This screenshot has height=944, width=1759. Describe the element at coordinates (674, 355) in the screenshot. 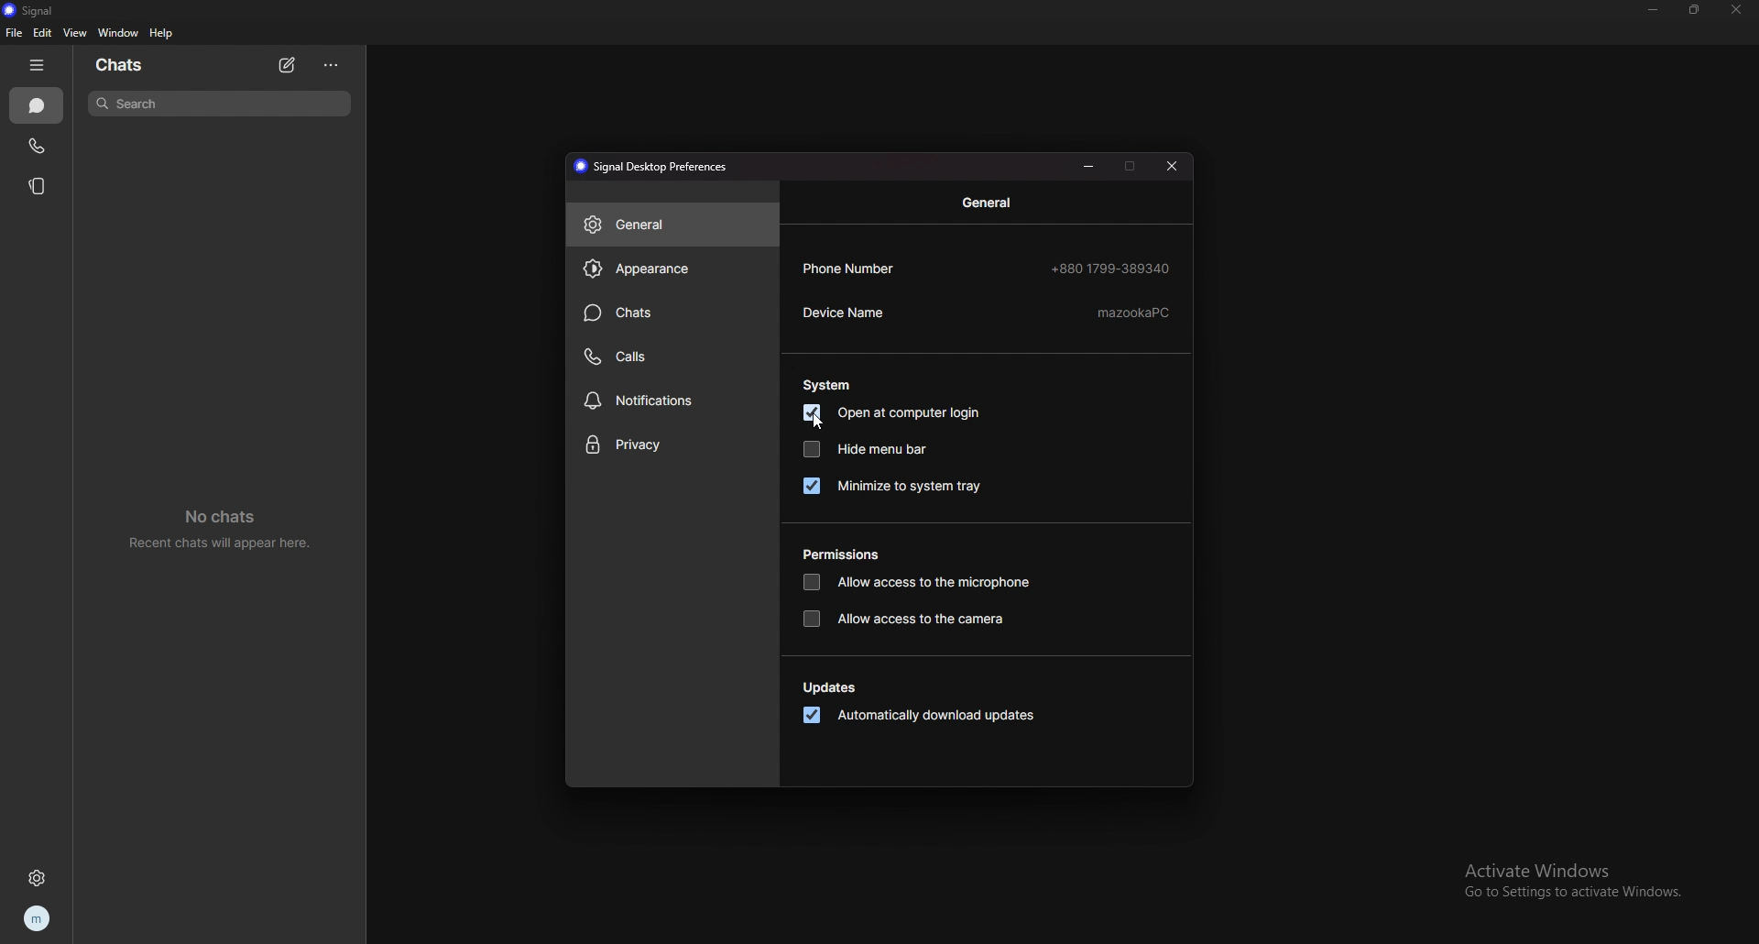

I see `calls` at that location.